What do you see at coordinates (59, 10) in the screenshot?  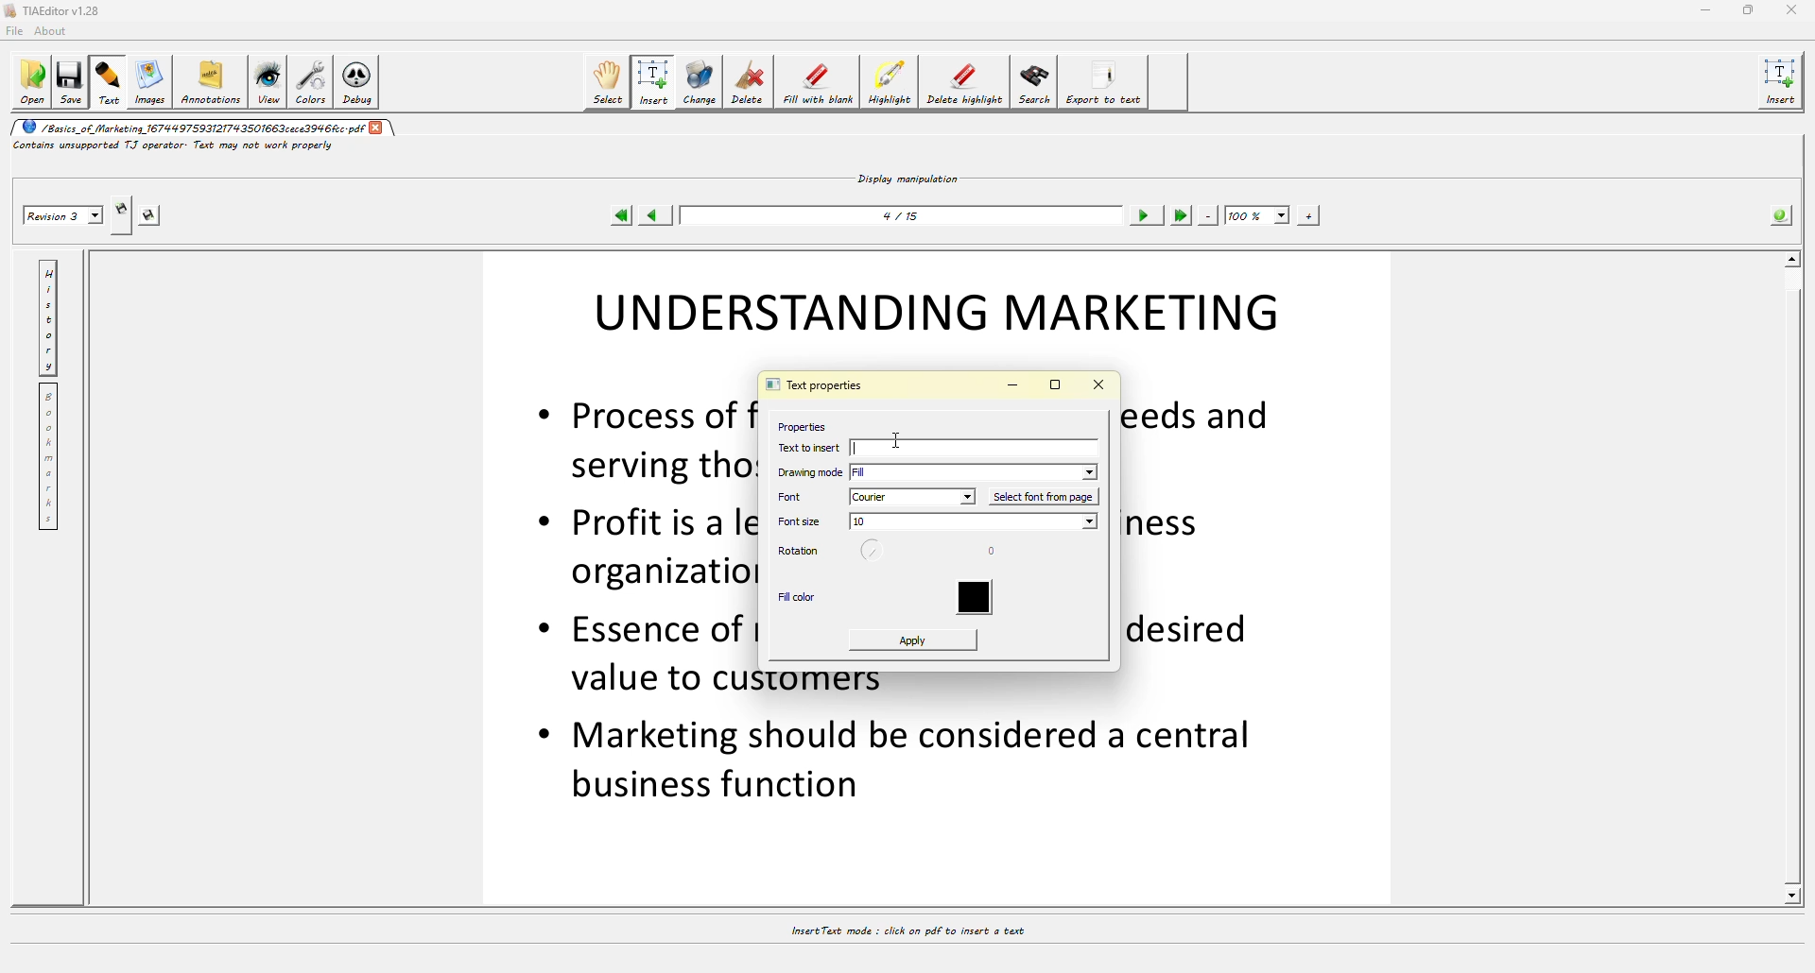 I see `TIAEditor v1.28` at bounding box center [59, 10].